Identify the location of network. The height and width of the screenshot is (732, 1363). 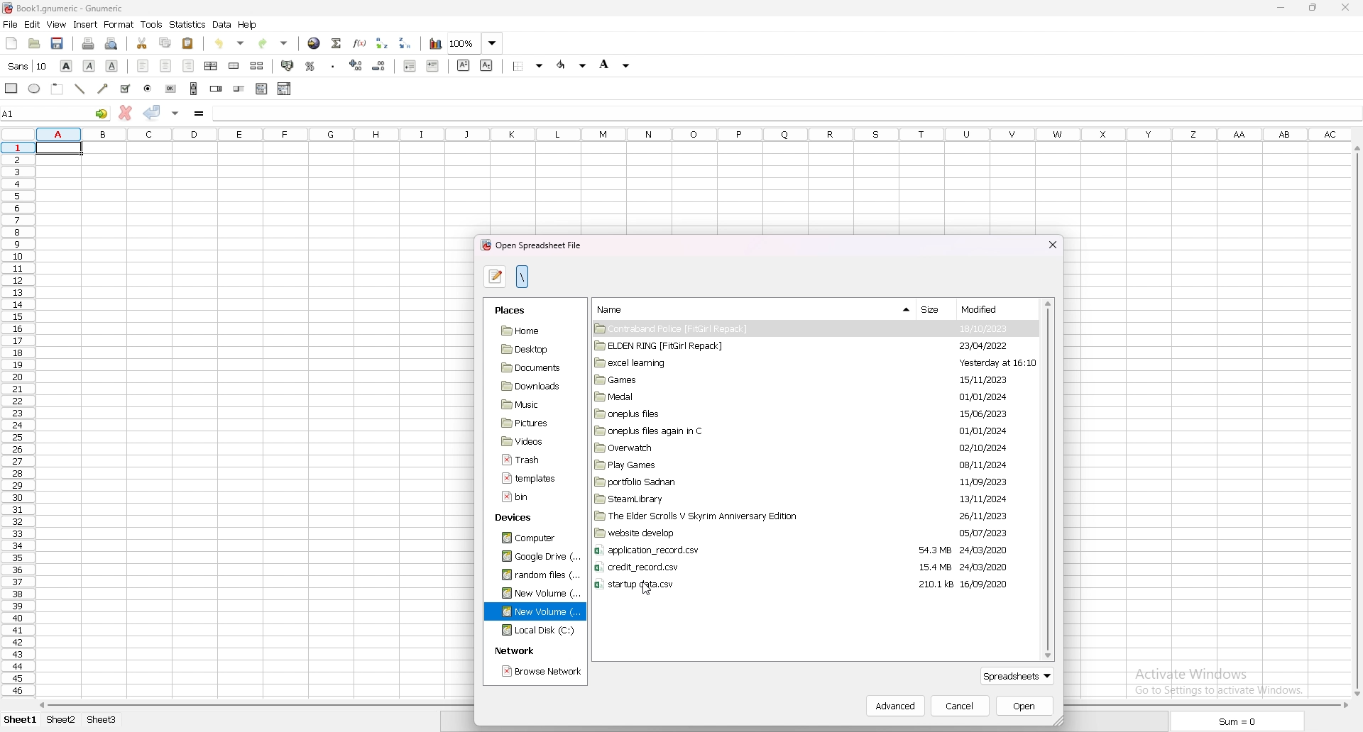
(515, 651).